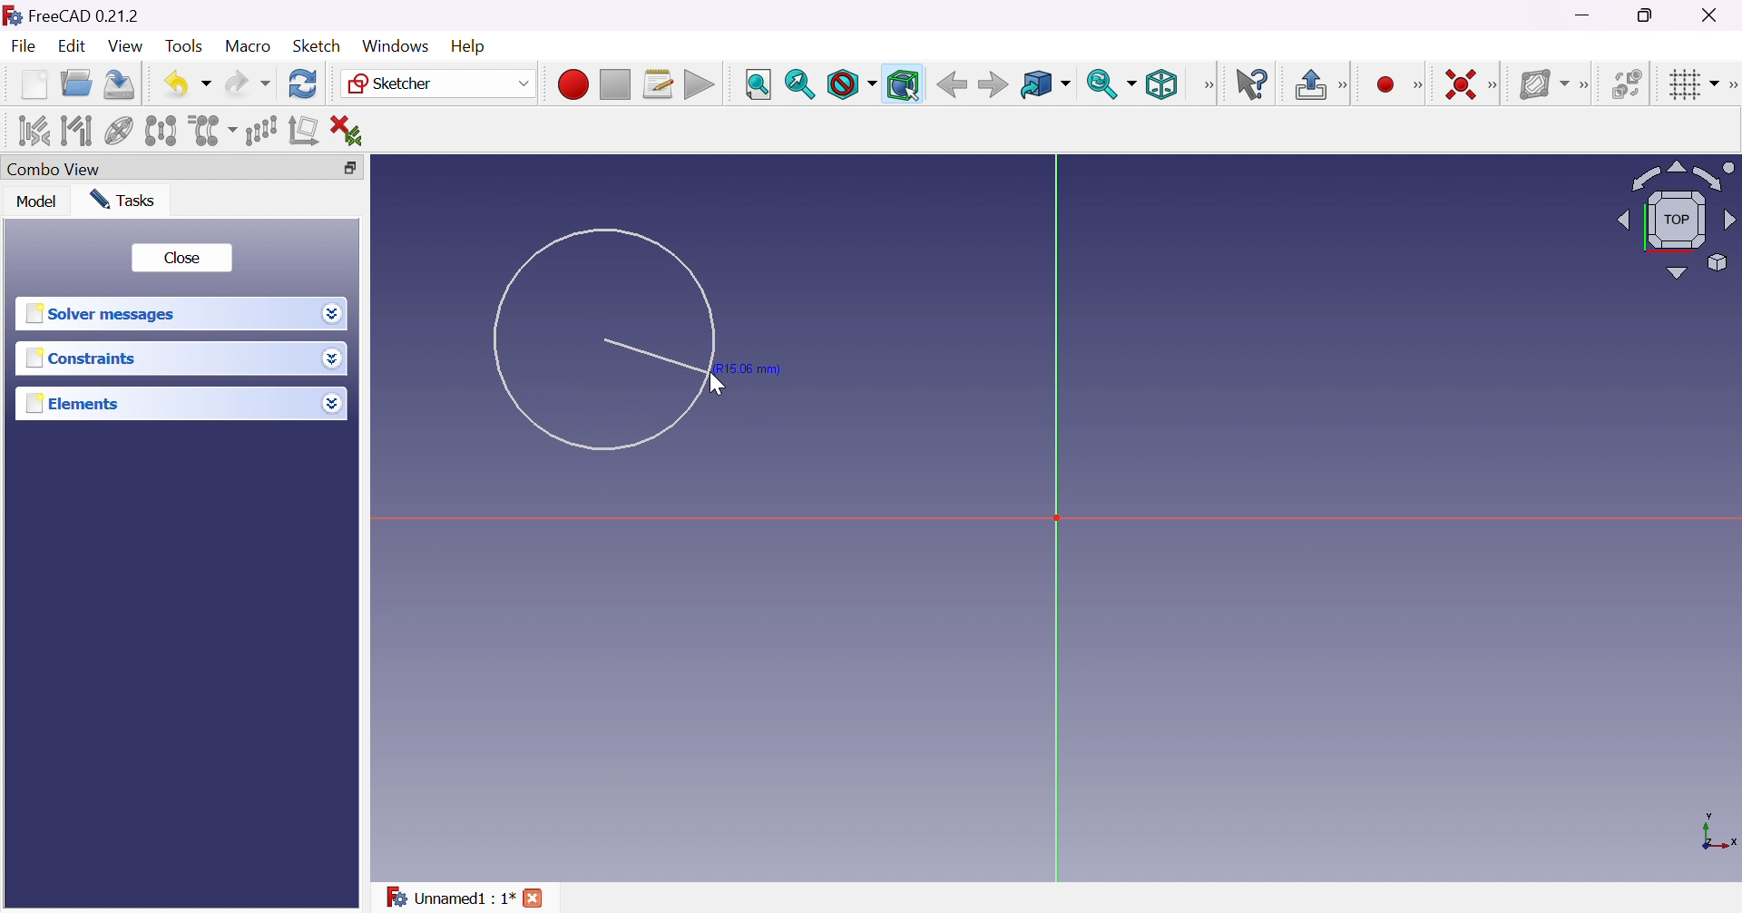 The height and width of the screenshot is (913, 1742). What do you see at coordinates (77, 129) in the screenshot?
I see `Select associated geometry` at bounding box center [77, 129].